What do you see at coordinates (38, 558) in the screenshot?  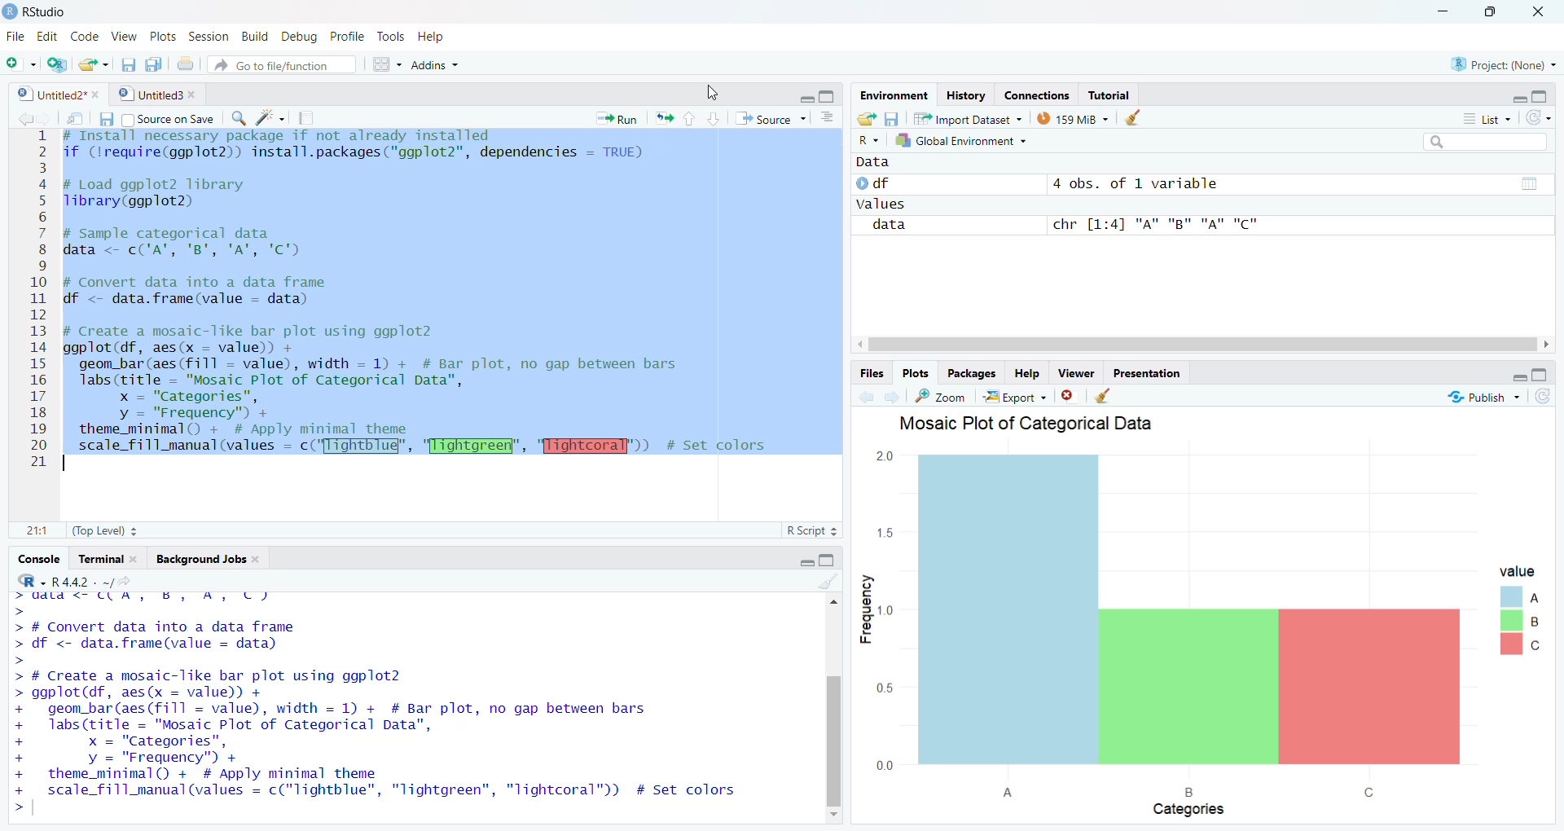 I see `Console` at bounding box center [38, 558].